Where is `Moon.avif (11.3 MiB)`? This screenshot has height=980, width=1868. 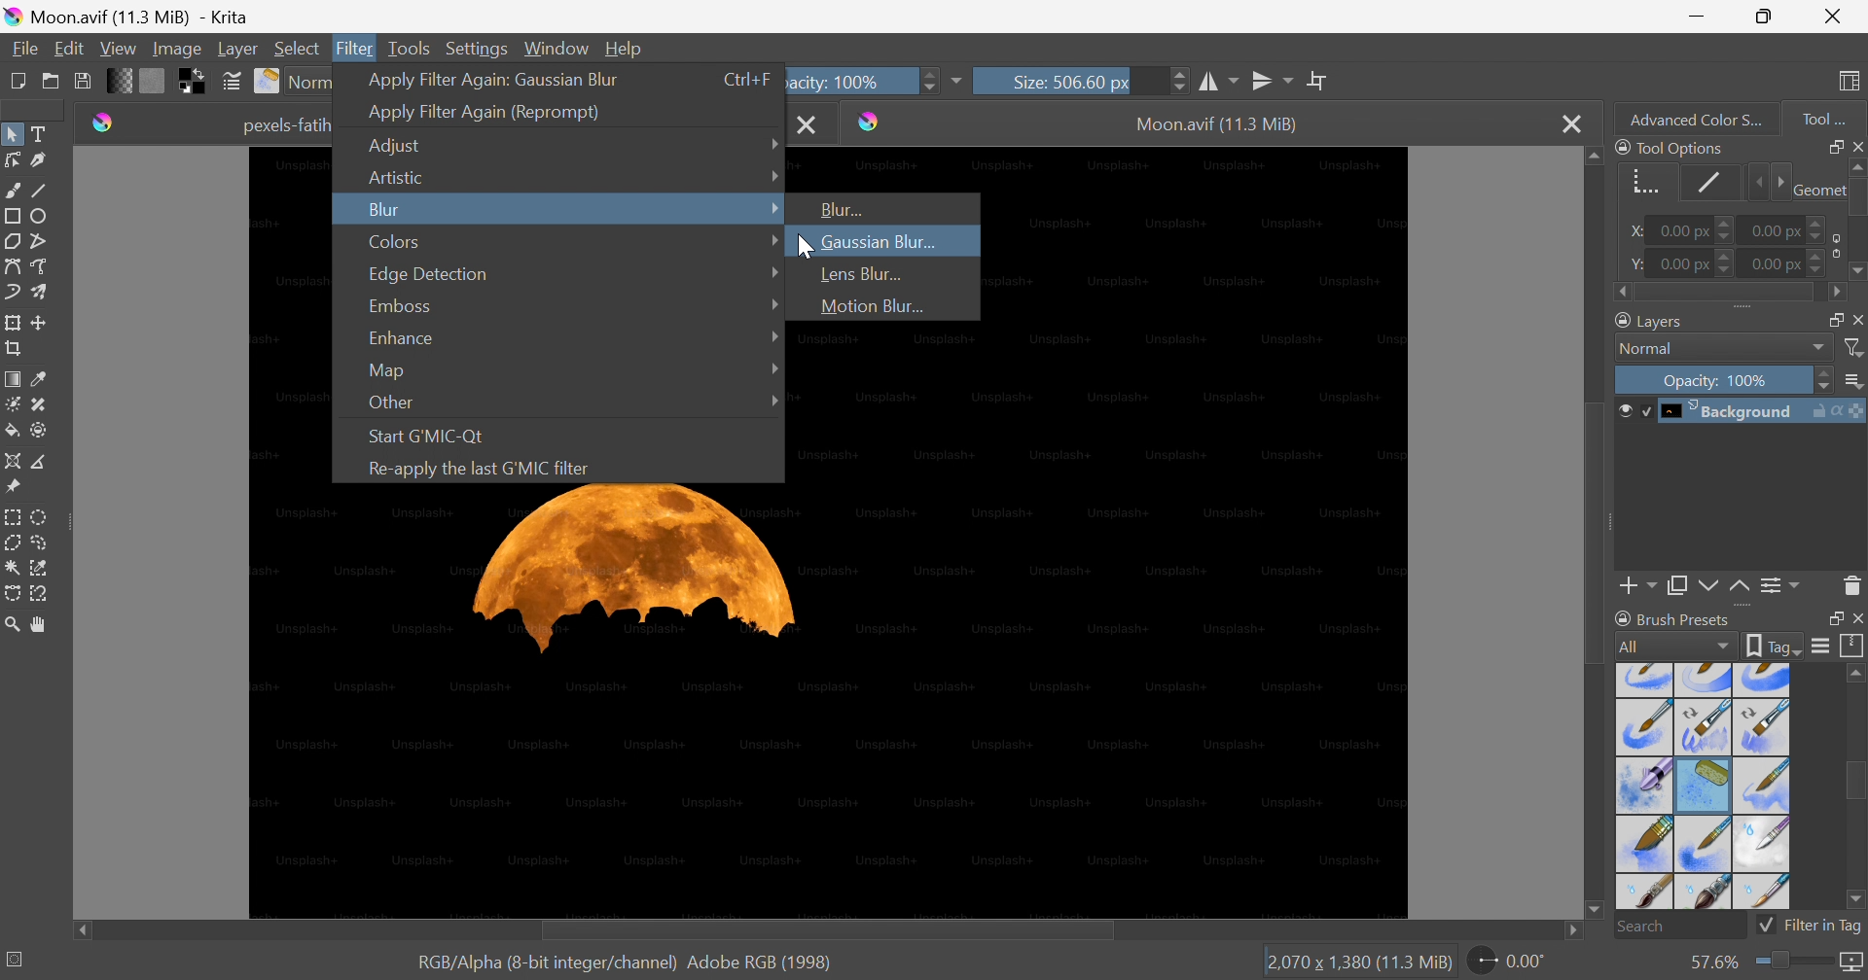 Moon.avif (11.3 MiB) is located at coordinates (1218, 126).